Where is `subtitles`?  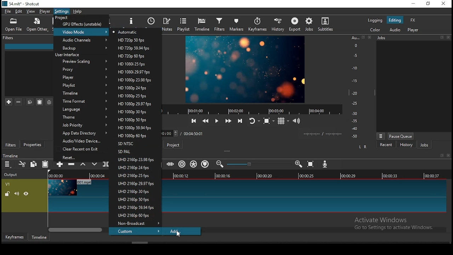
subtitles is located at coordinates (325, 24).